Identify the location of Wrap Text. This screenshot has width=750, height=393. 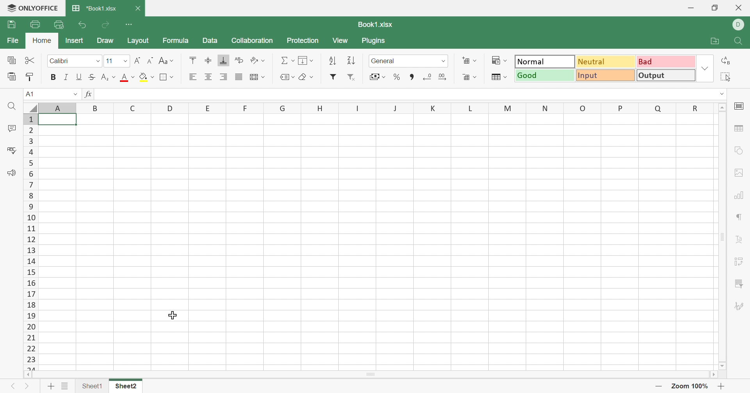
(238, 60).